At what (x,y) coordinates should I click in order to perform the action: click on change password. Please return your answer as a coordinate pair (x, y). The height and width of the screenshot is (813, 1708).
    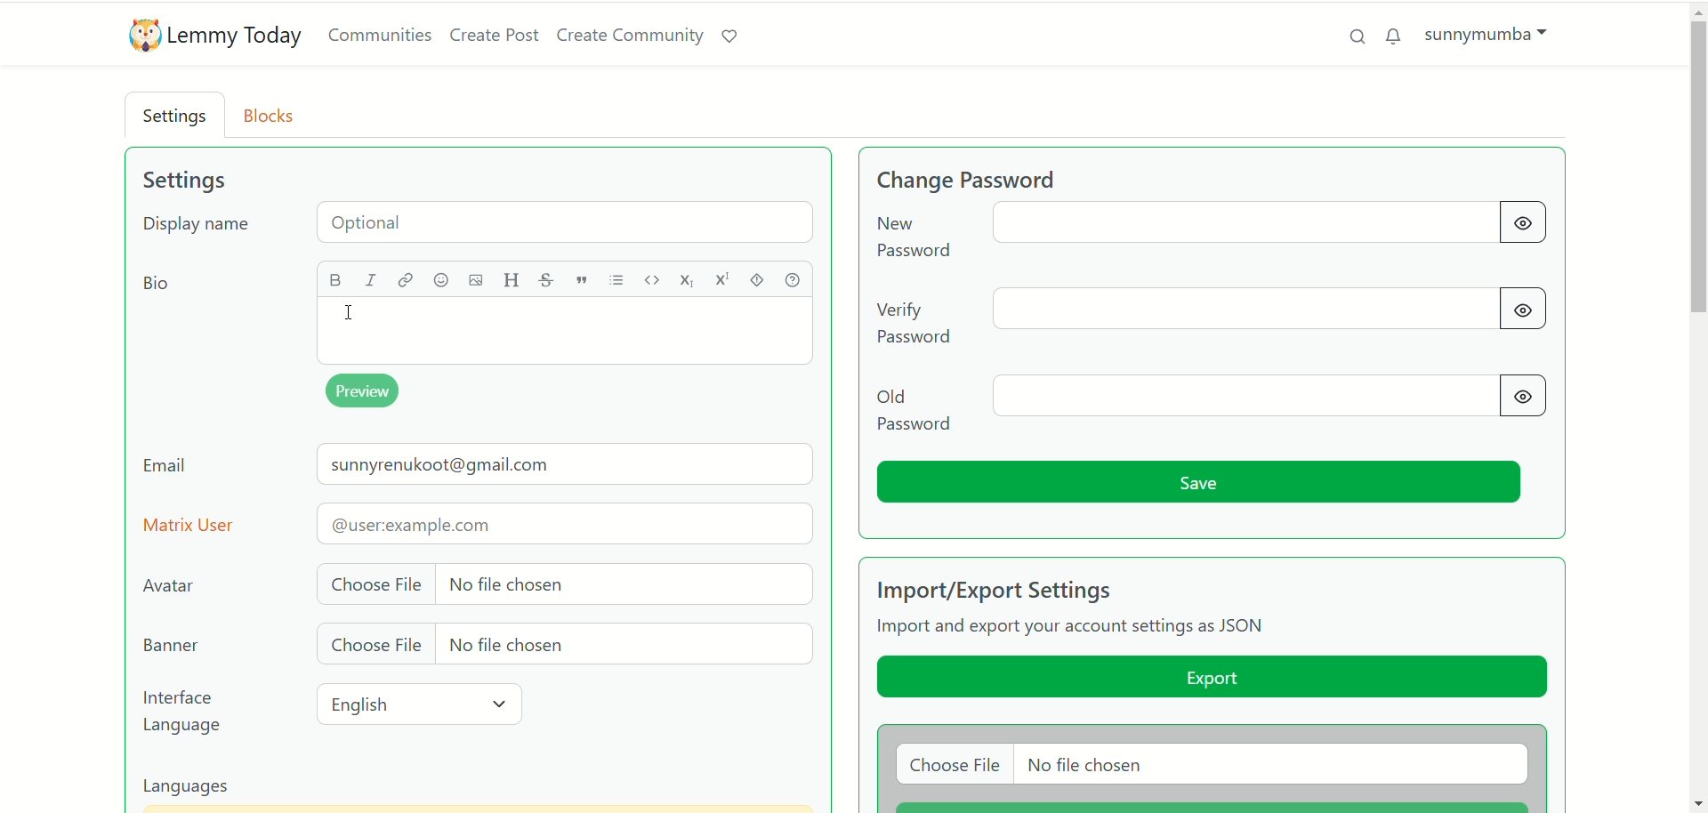
    Looking at the image, I should click on (1204, 234).